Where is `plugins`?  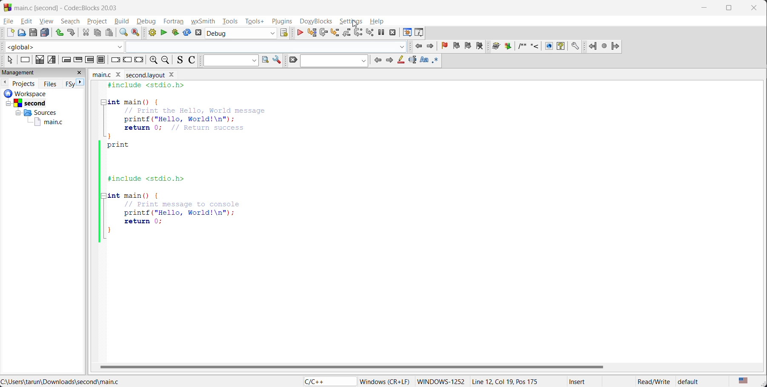 plugins is located at coordinates (282, 23).